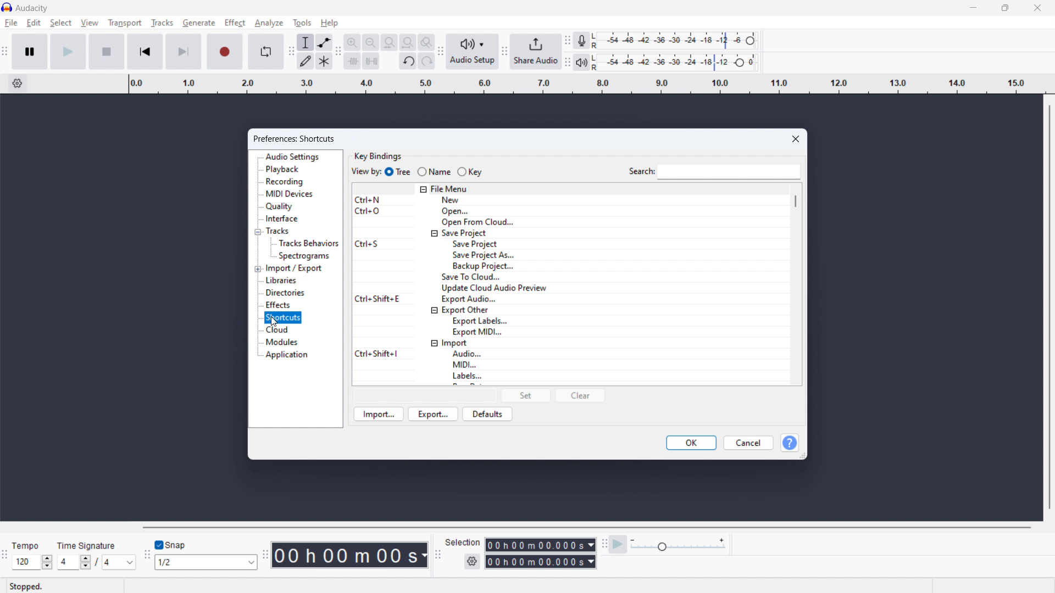 Image resolution: width=1055 pixels, height=593 pixels. I want to click on horizontal scrollbar, so click(586, 528).